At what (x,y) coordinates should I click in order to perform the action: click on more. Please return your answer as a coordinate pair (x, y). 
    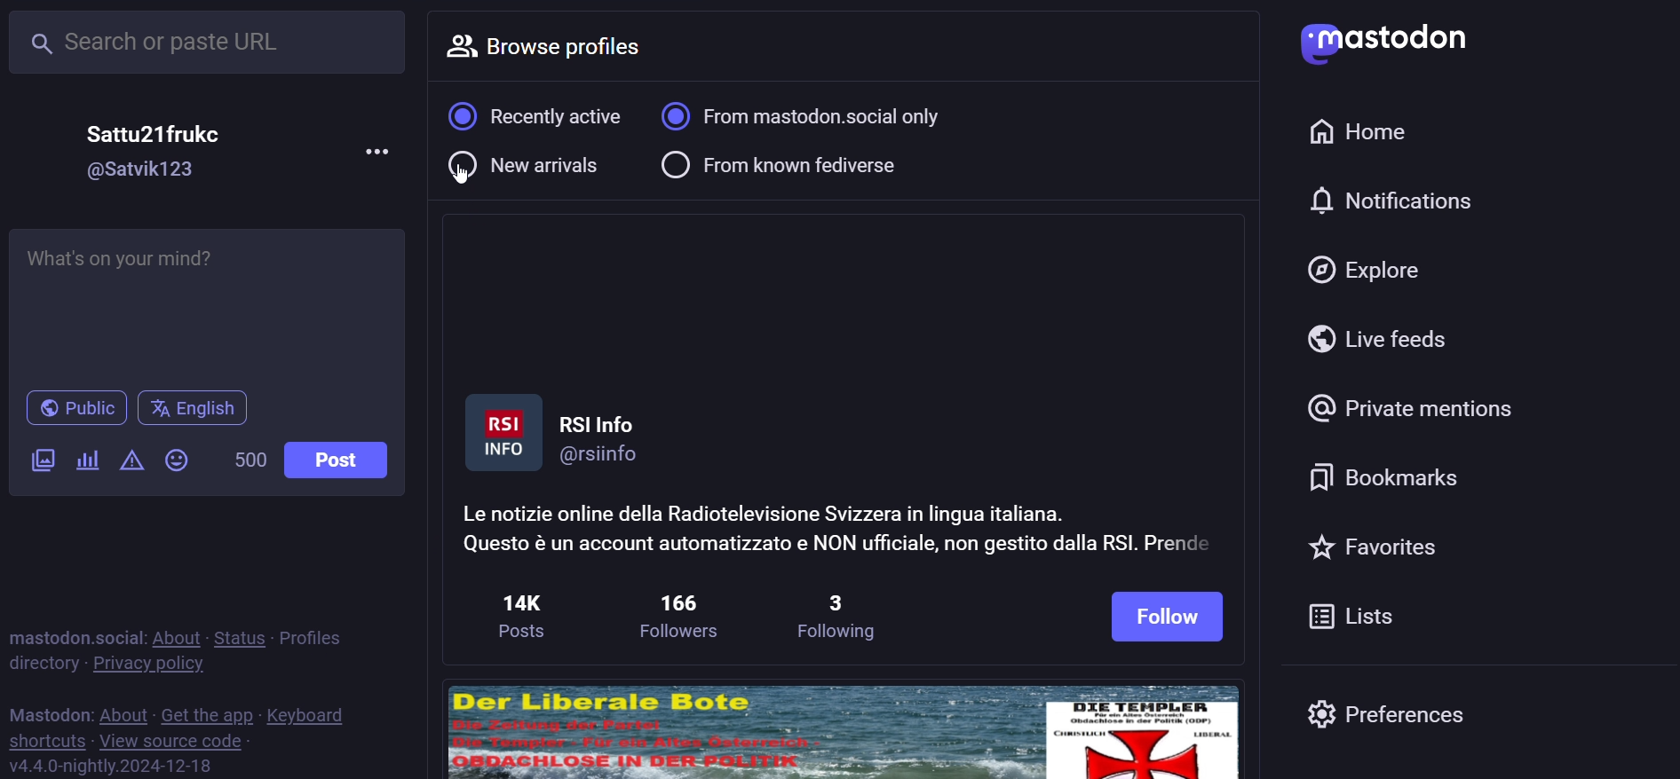
    Looking at the image, I should click on (381, 152).